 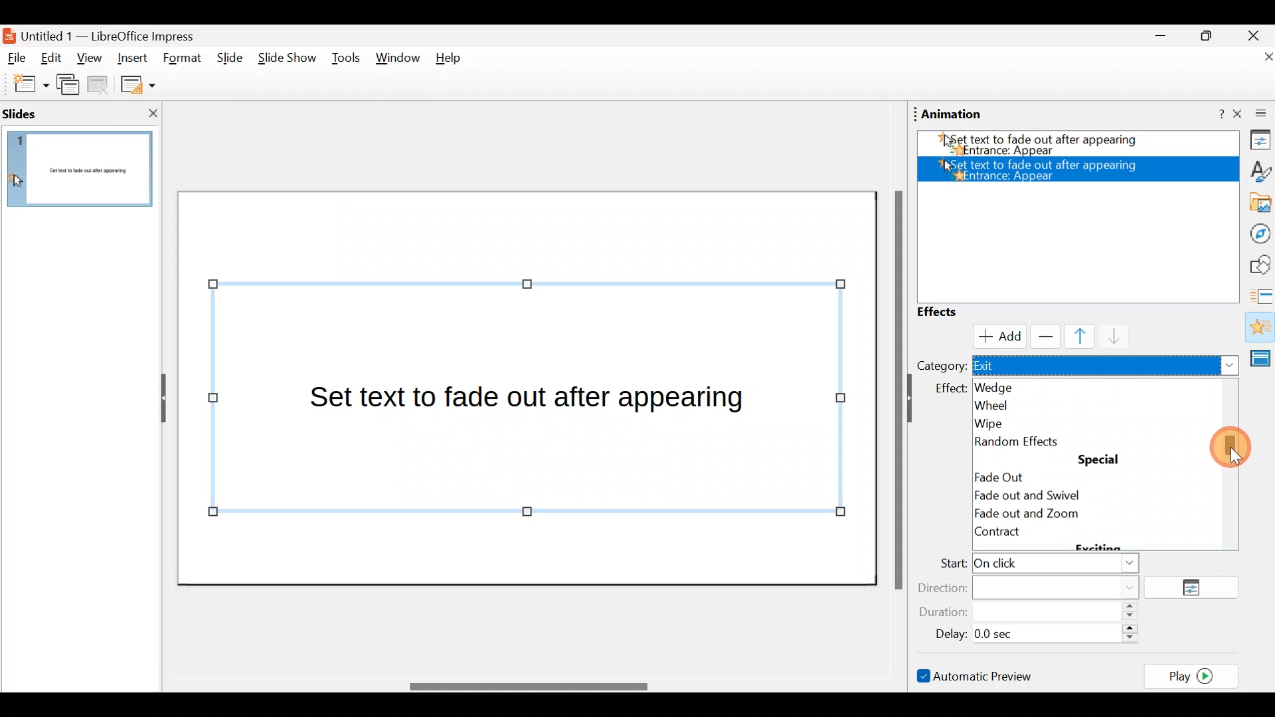 What do you see at coordinates (1001, 475) in the screenshot?
I see `Fade out` at bounding box center [1001, 475].